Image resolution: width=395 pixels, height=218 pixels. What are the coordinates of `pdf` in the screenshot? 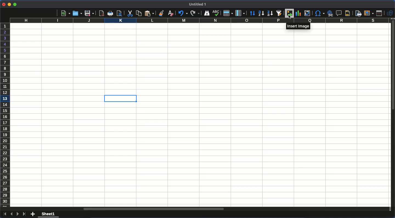 It's located at (102, 13).